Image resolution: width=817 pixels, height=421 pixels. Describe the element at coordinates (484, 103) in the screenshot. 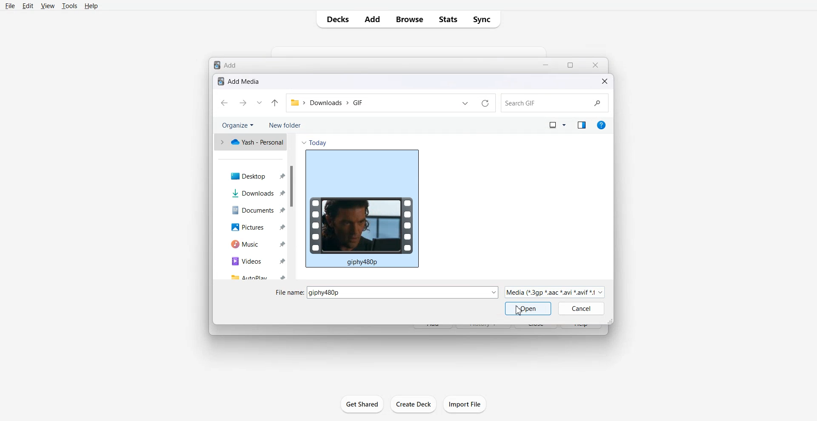

I see `Refresh` at that location.